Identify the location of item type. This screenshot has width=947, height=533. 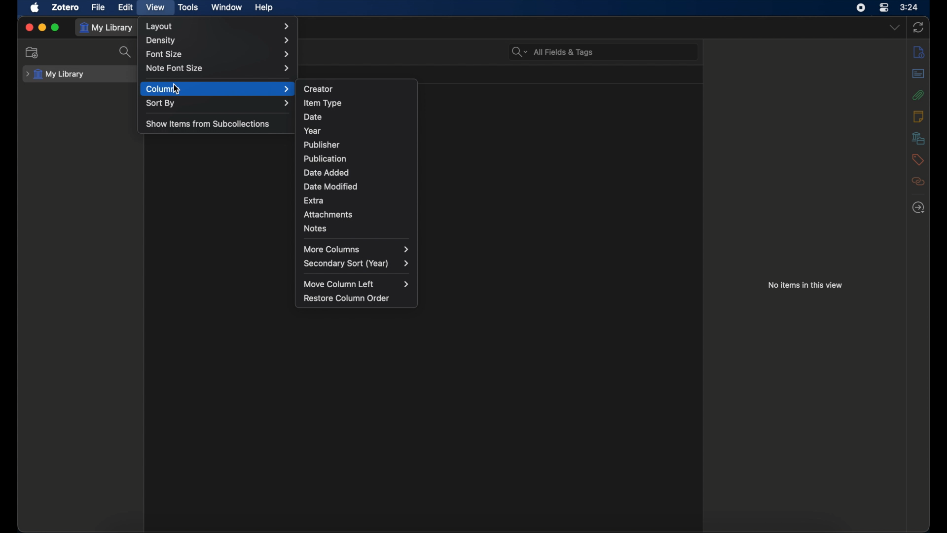
(323, 103).